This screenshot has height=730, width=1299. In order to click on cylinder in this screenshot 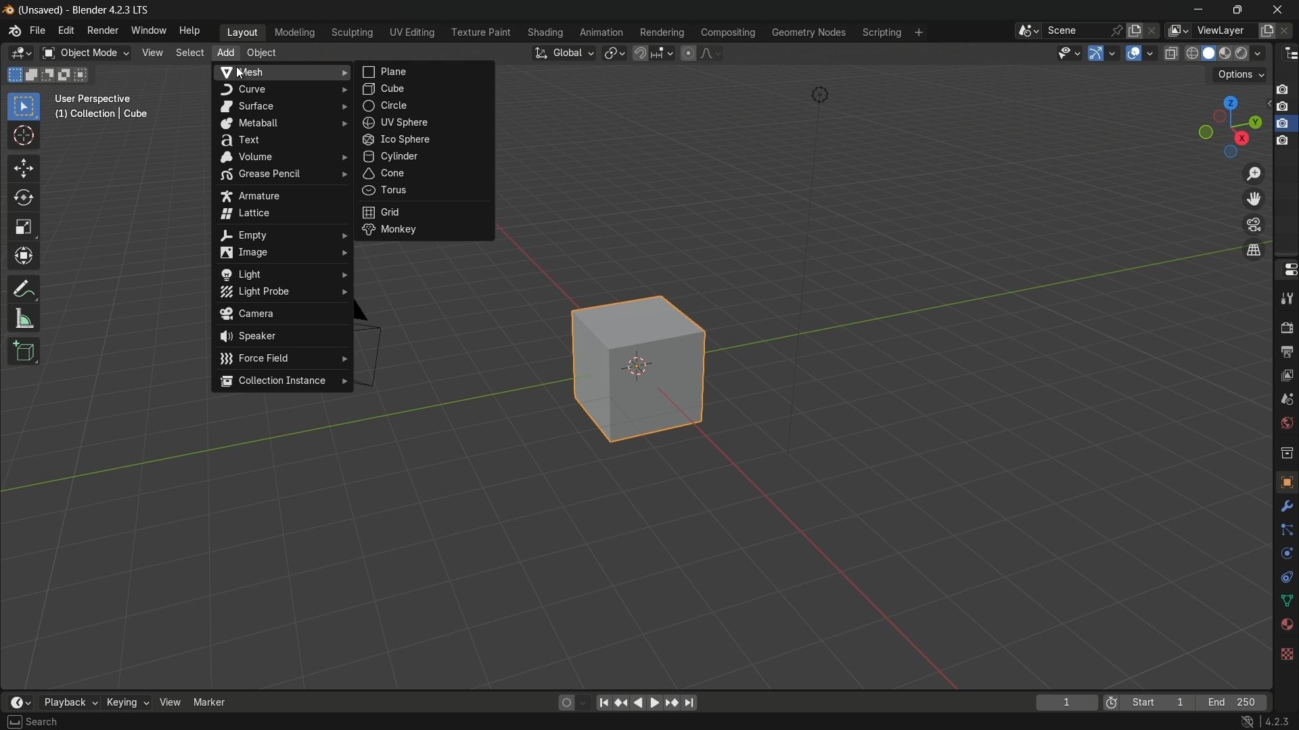, I will do `click(424, 157)`.